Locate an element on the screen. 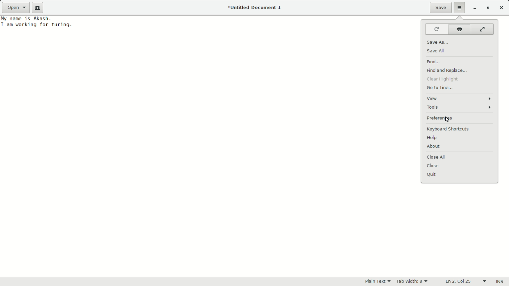 Image resolution: width=509 pixels, height=286 pixels. *Untitled Document 1 is located at coordinates (256, 8).